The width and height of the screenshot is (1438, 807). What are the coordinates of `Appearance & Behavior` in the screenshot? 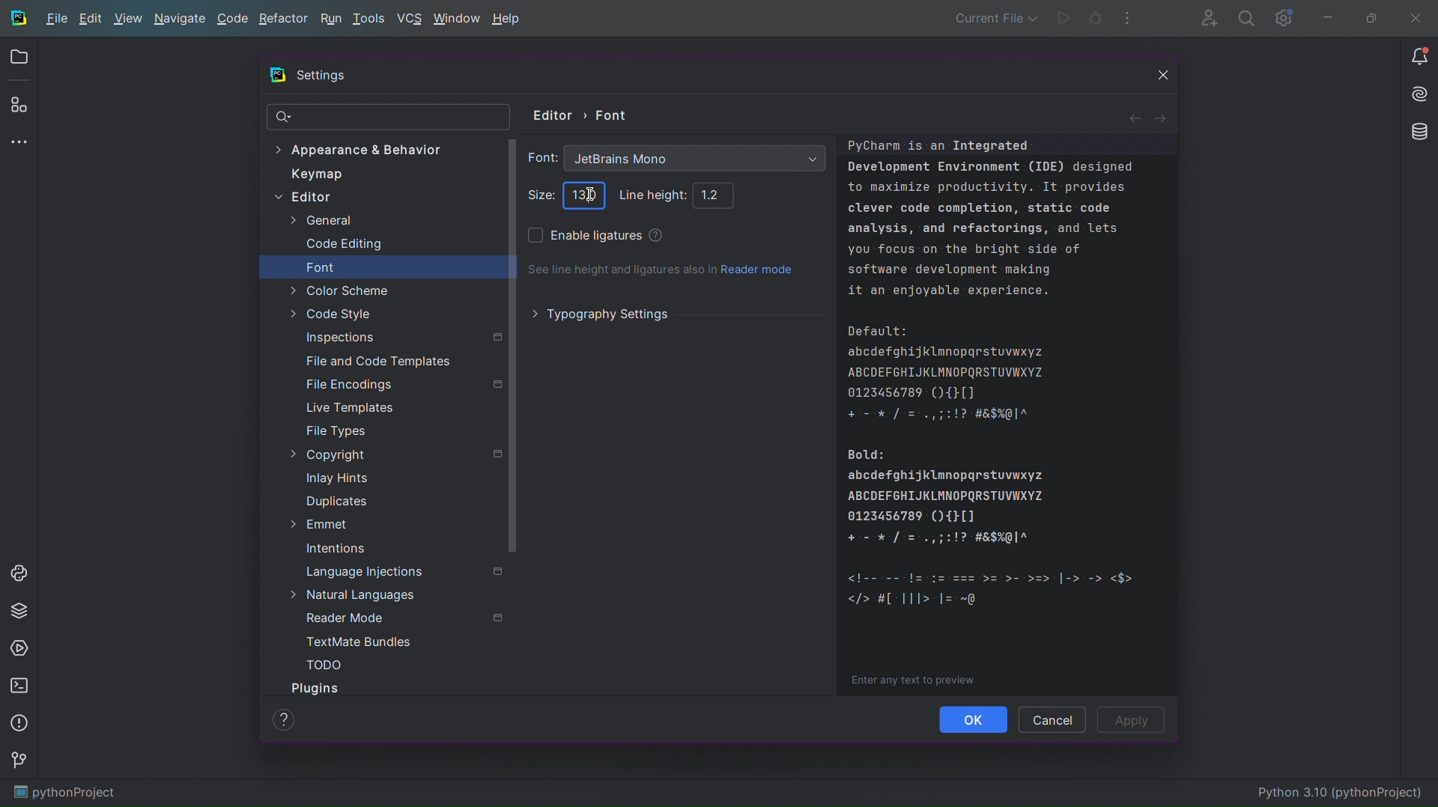 It's located at (366, 149).